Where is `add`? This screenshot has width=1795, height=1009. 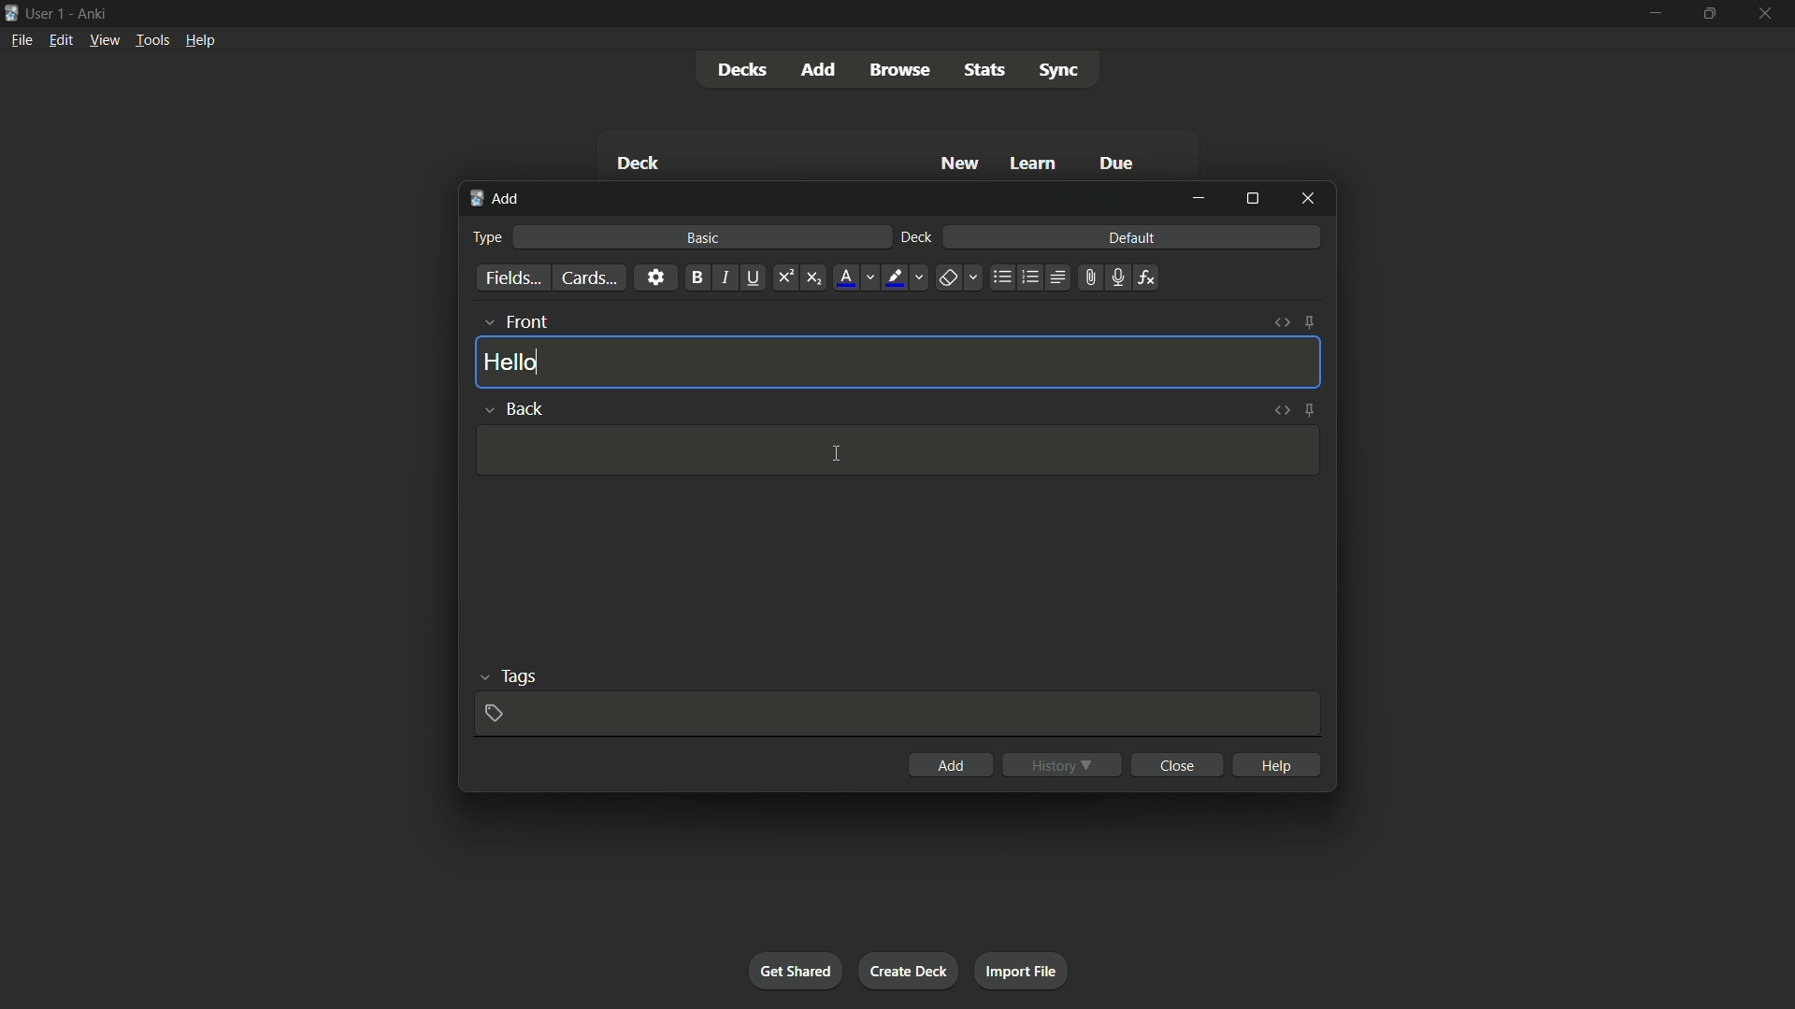
add is located at coordinates (820, 70).